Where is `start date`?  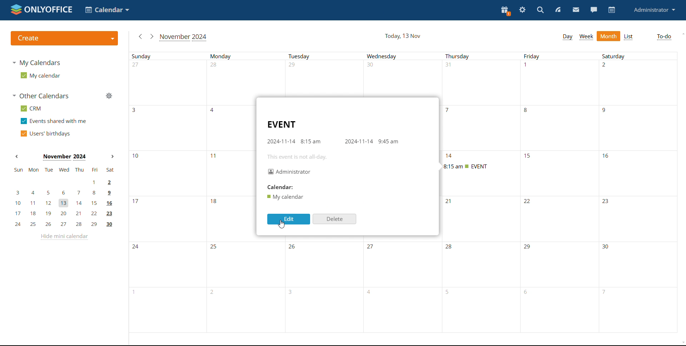 start date is located at coordinates (280, 141).